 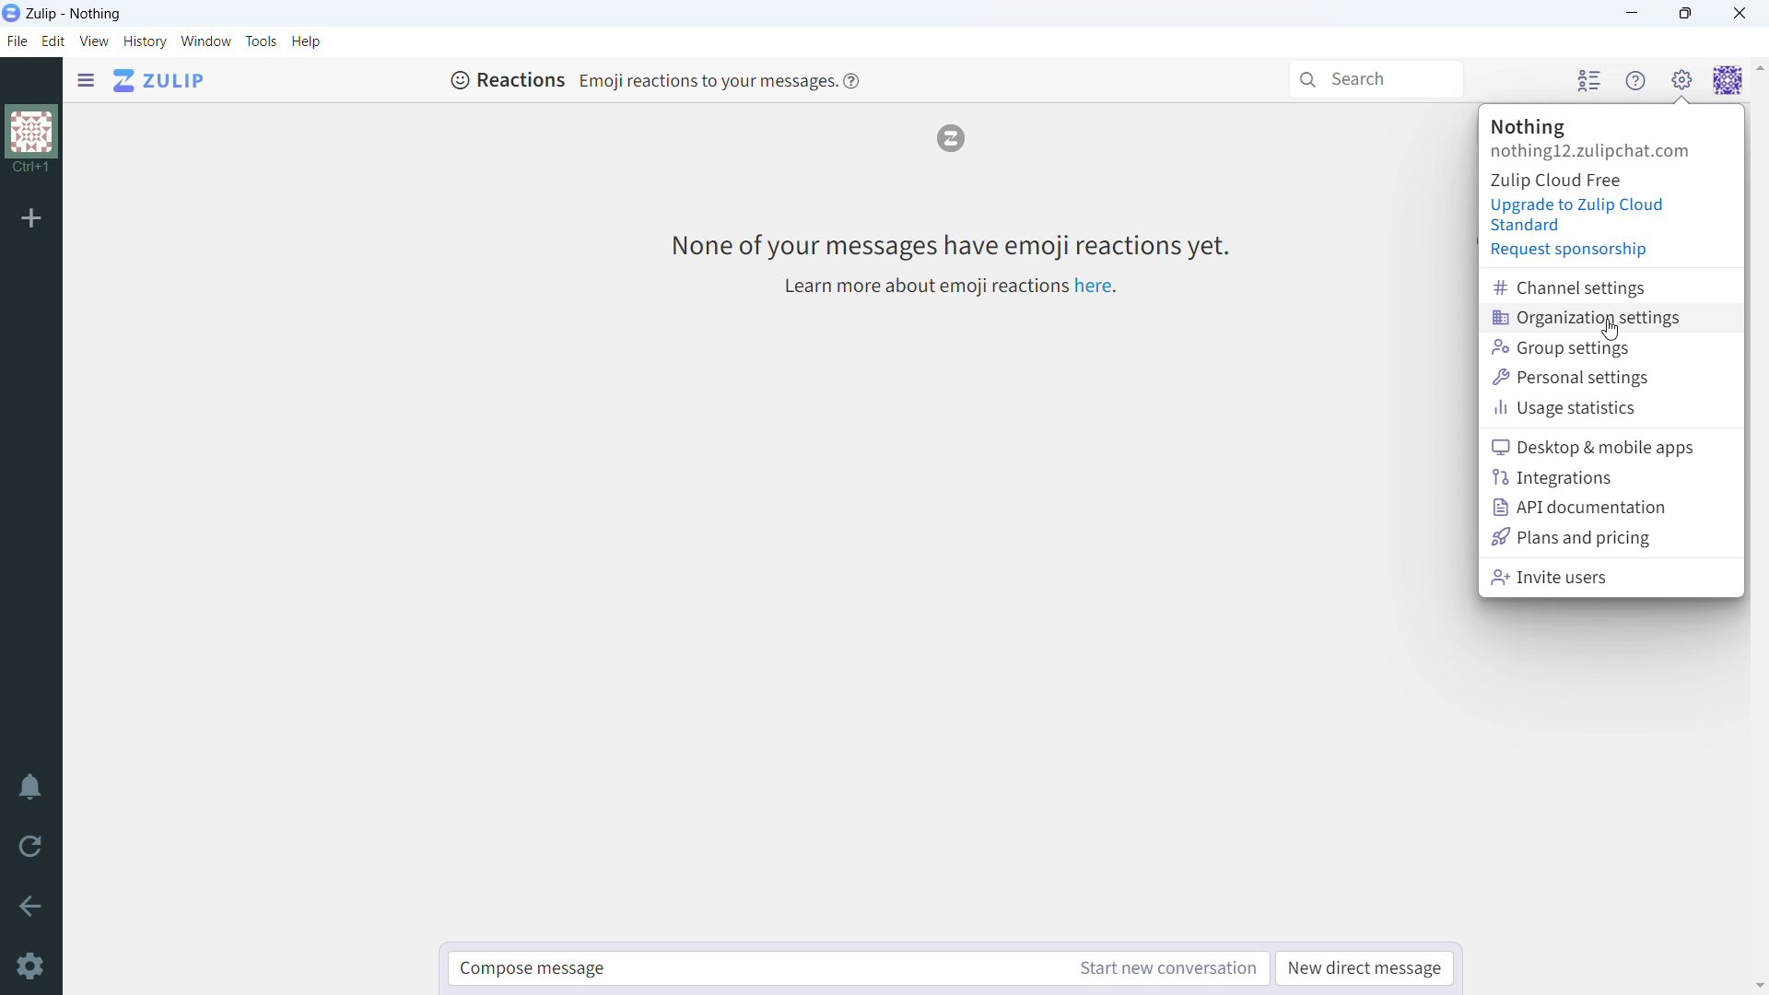 I want to click on cursor, so click(x=1611, y=331).